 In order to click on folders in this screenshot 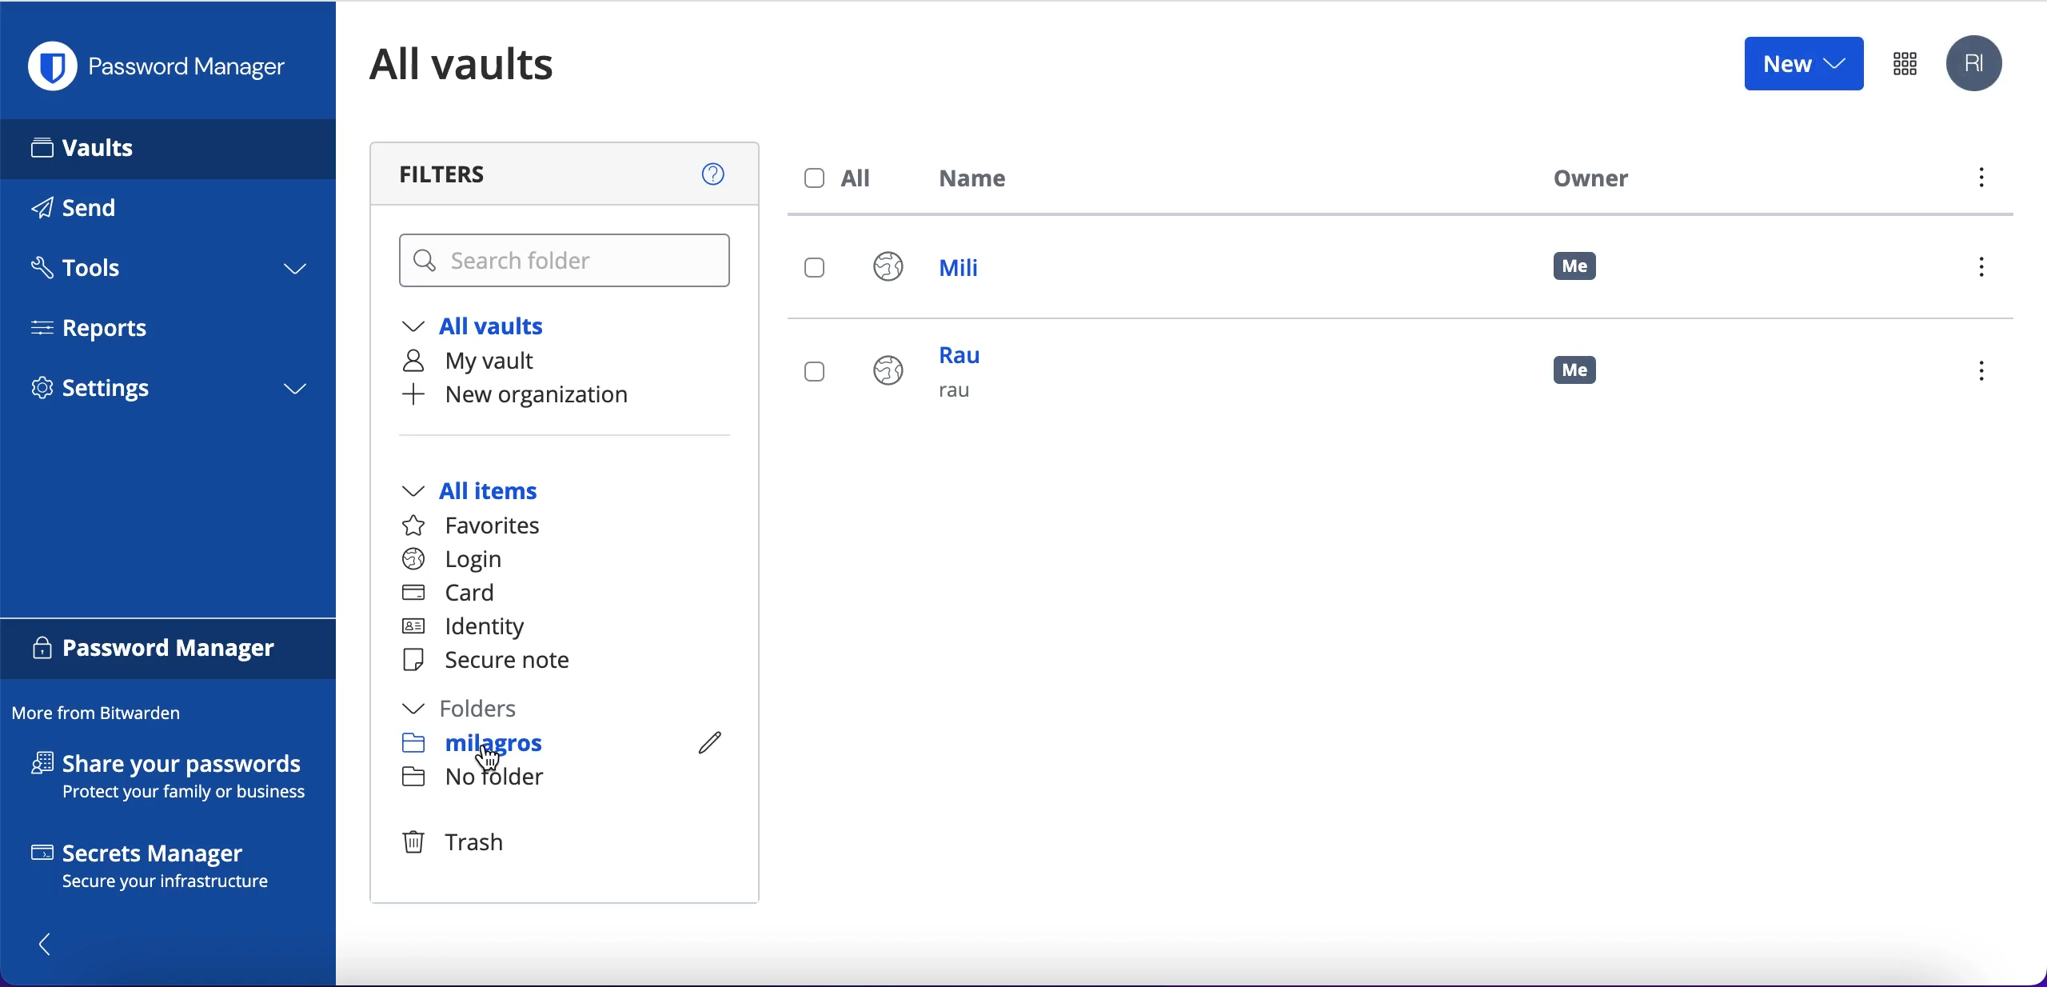, I will do `click(477, 709)`.